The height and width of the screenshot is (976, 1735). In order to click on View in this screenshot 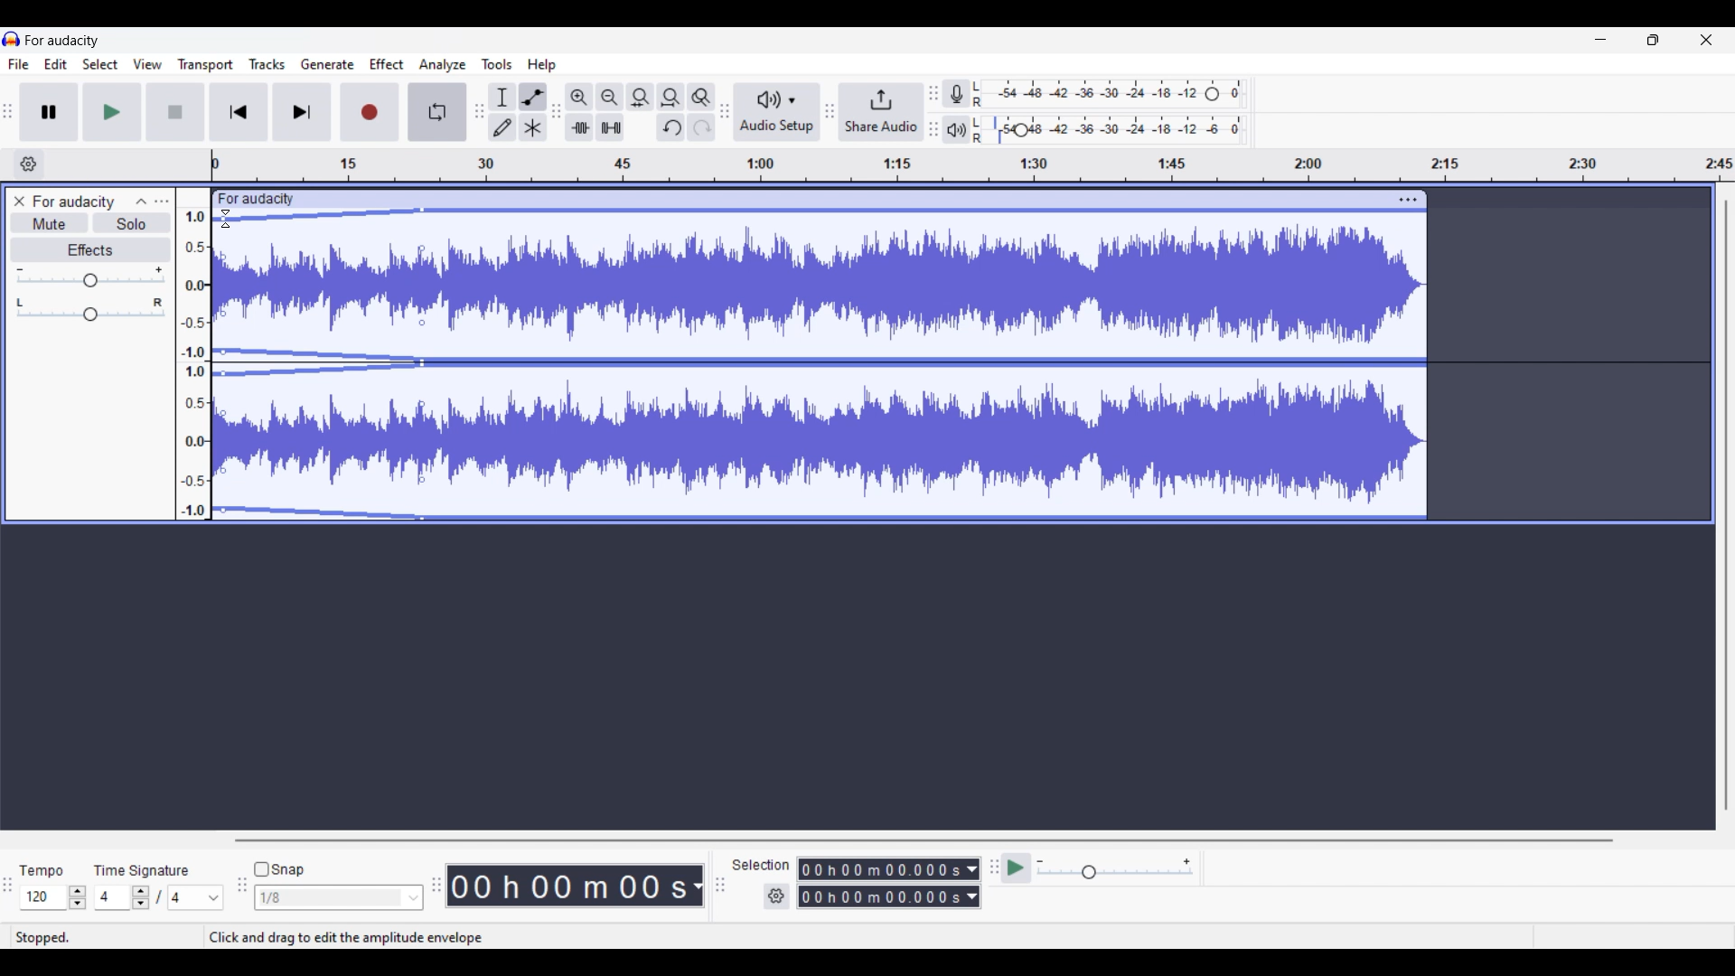, I will do `click(147, 64)`.